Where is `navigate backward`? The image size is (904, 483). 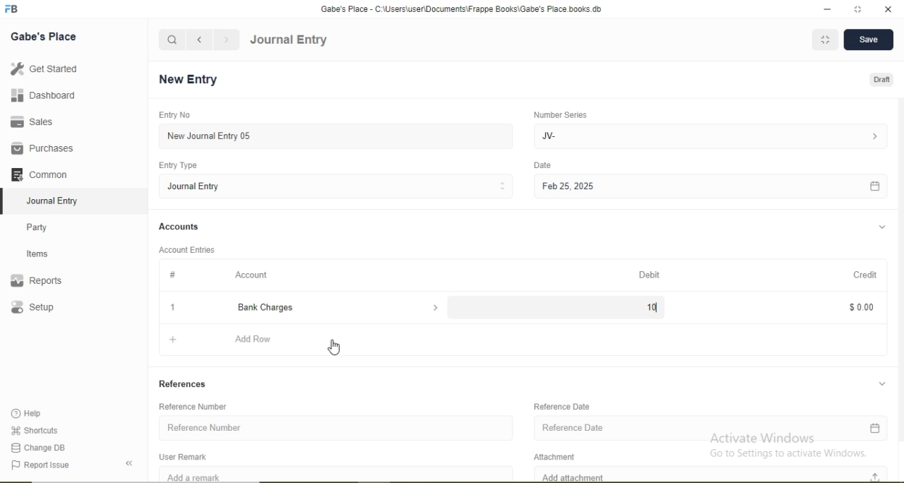
navigate backward is located at coordinates (198, 40).